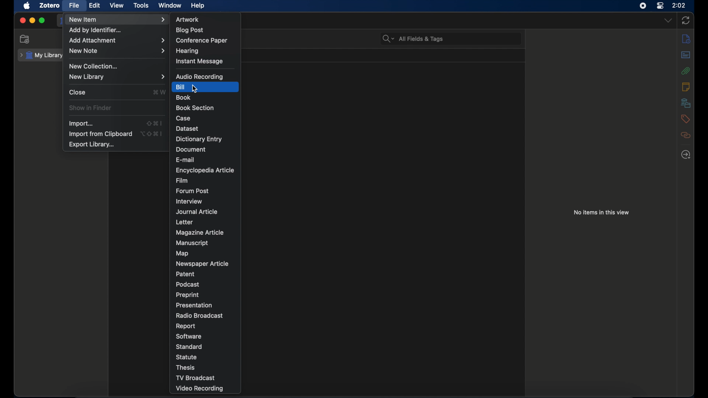  What do you see at coordinates (182, 254) in the screenshot?
I see `map` at bounding box center [182, 254].